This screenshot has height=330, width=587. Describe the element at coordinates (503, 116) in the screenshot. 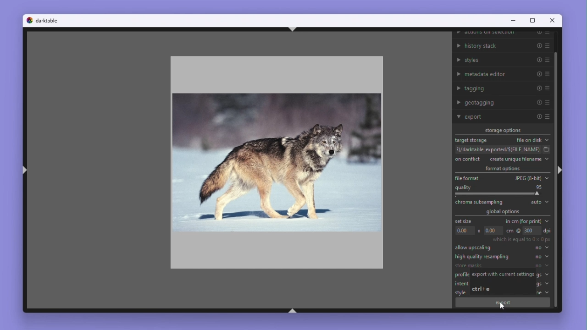

I see `Export` at that location.